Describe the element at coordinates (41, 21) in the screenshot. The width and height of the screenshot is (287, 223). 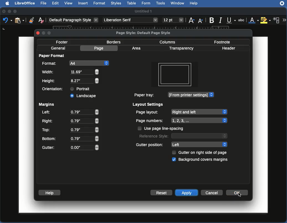
I see `Clear formatting ` at that location.